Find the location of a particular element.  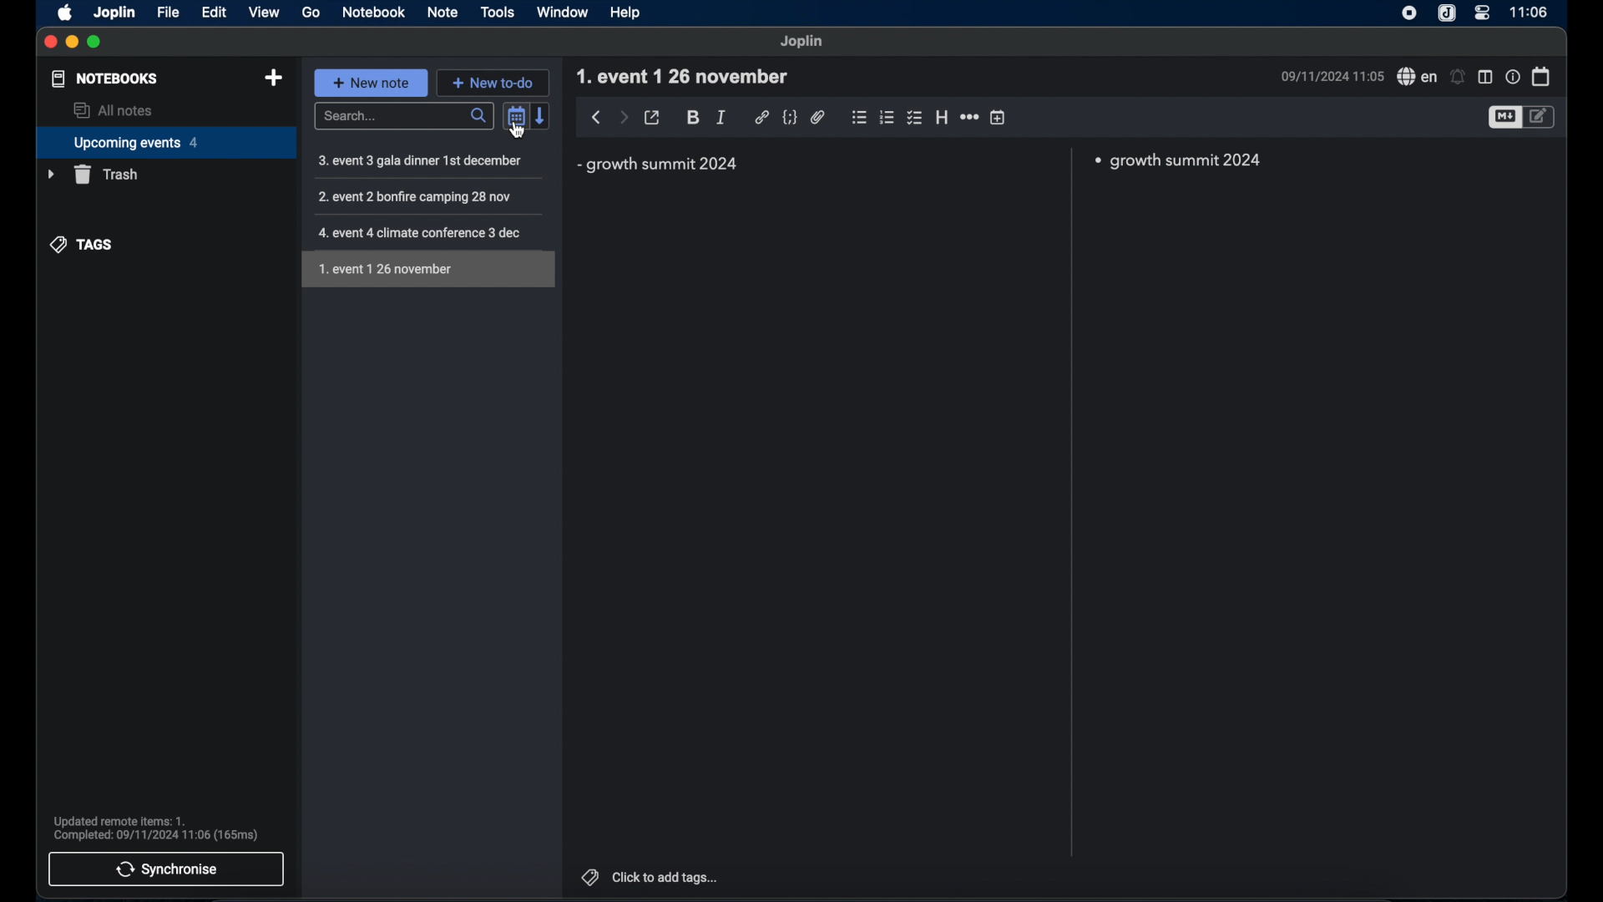

notebook is located at coordinates (376, 12).